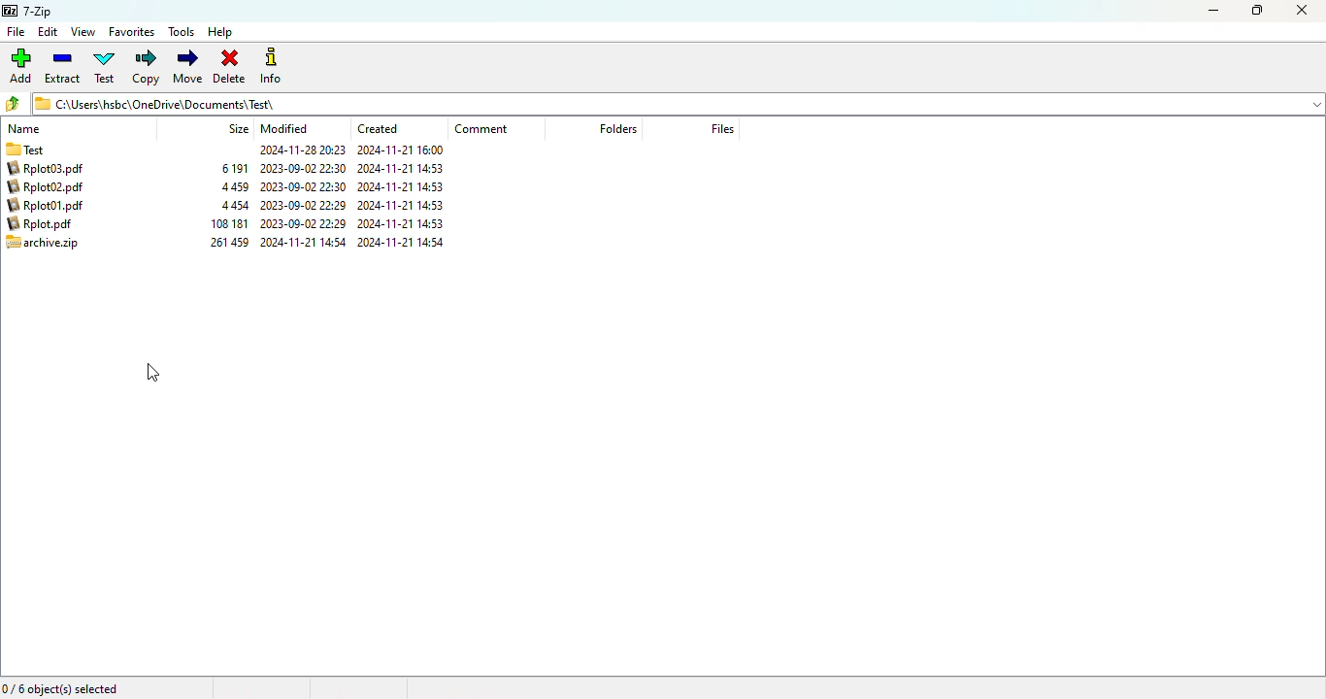  I want to click on comment, so click(481, 129).